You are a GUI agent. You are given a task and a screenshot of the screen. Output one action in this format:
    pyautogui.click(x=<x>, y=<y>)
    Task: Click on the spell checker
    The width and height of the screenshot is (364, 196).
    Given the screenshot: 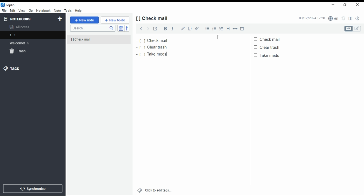 What is the action you would take?
    pyautogui.click(x=334, y=19)
    